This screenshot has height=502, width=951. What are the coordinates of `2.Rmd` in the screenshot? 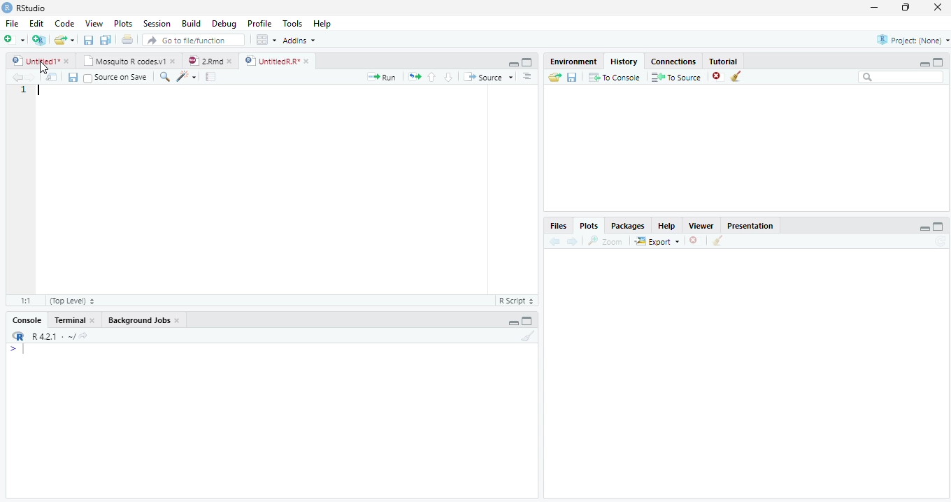 It's located at (210, 62).